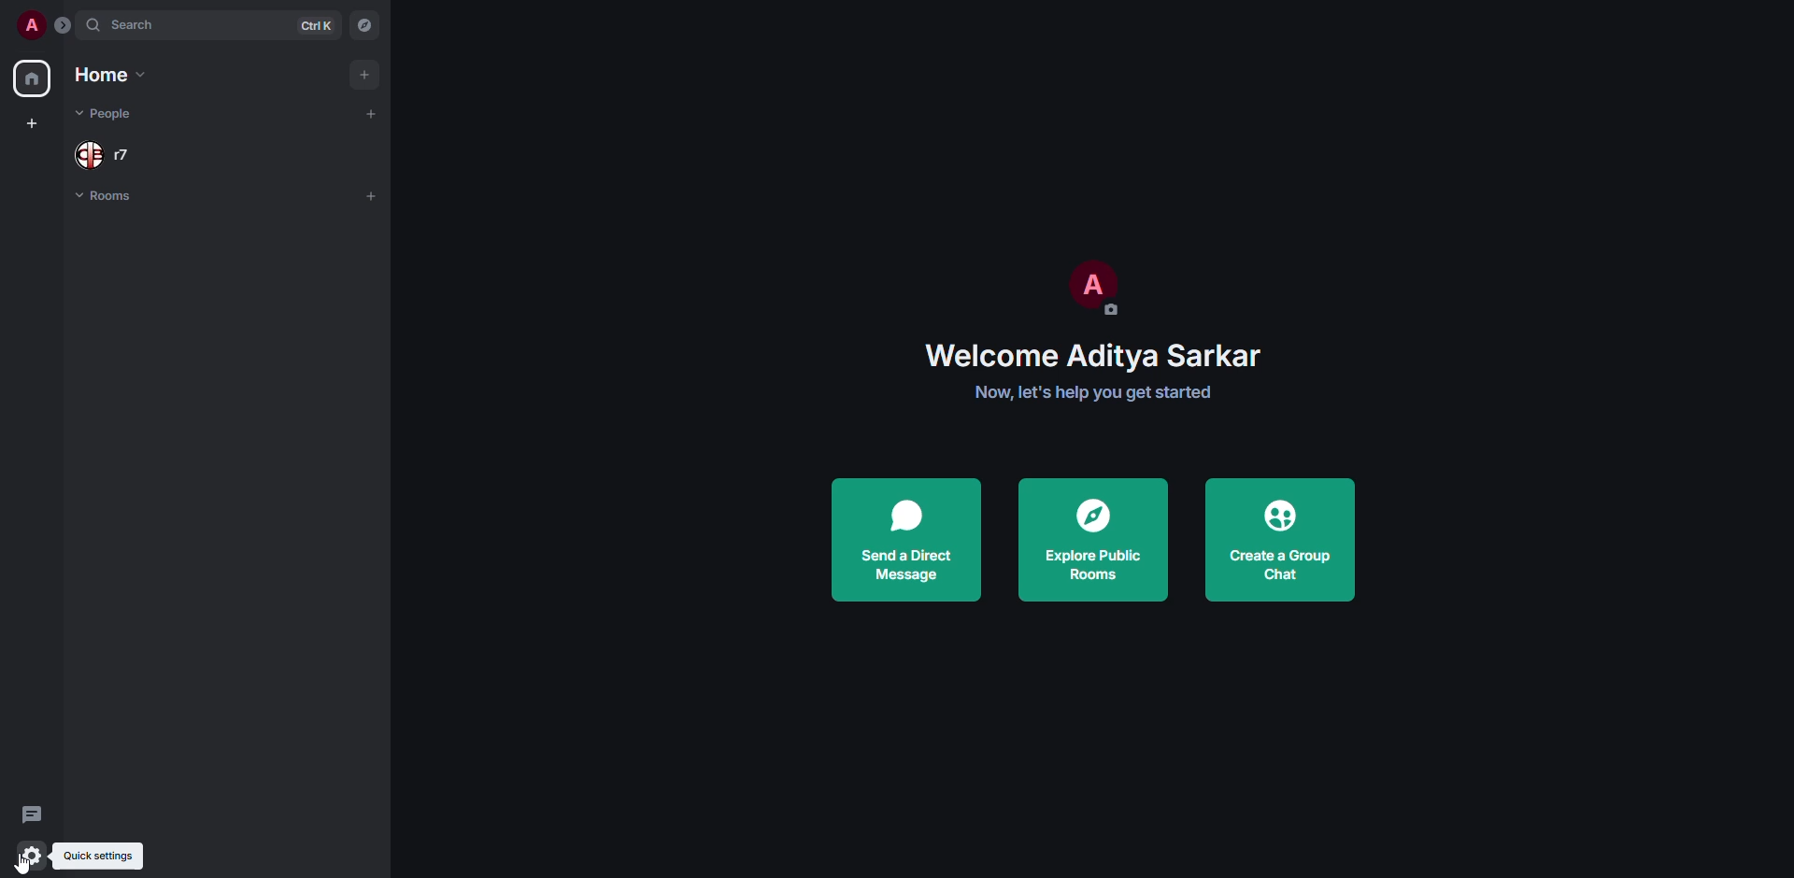 This screenshot has height=878, width=1794. I want to click on rooms, so click(105, 200).